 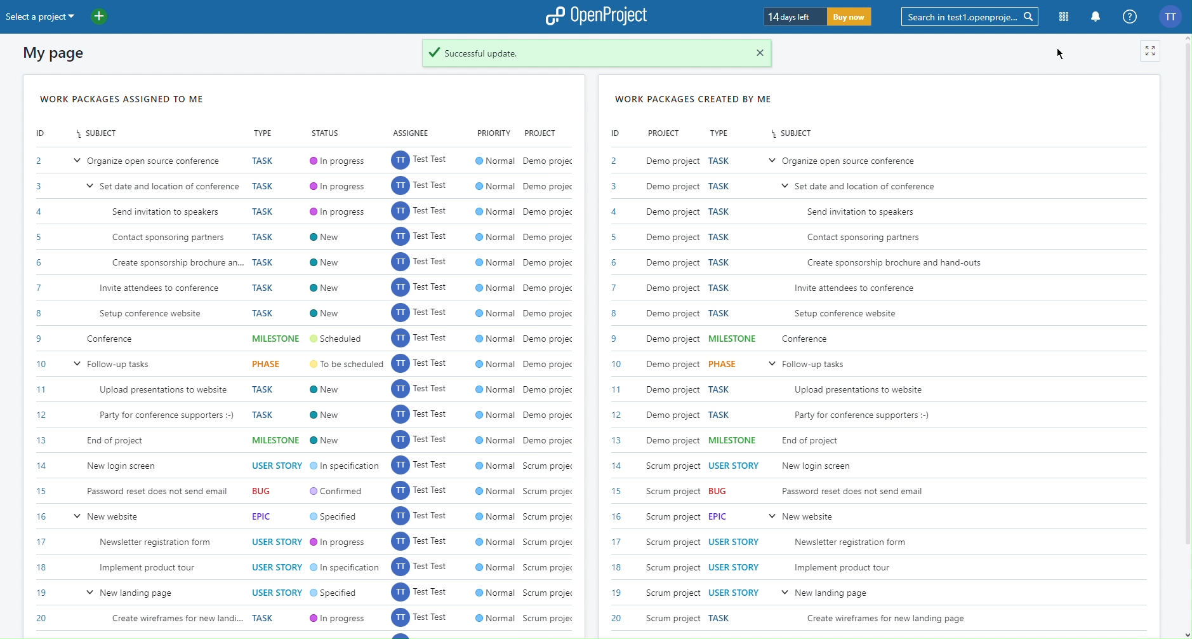 What do you see at coordinates (267, 516) in the screenshot?
I see `Epic` at bounding box center [267, 516].